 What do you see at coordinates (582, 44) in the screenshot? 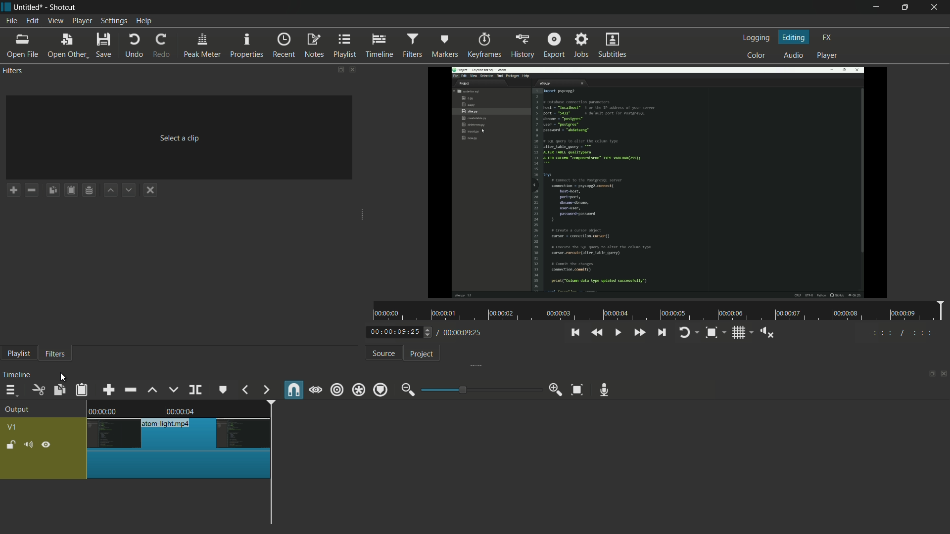
I see `jobs` at bounding box center [582, 44].